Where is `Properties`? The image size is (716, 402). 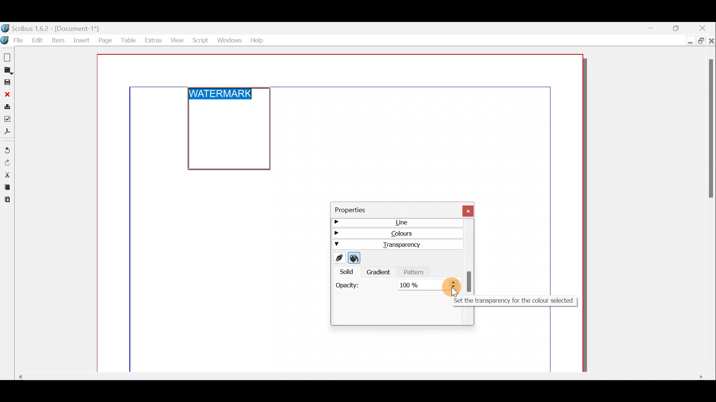 Properties is located at coordinates (391, 209).